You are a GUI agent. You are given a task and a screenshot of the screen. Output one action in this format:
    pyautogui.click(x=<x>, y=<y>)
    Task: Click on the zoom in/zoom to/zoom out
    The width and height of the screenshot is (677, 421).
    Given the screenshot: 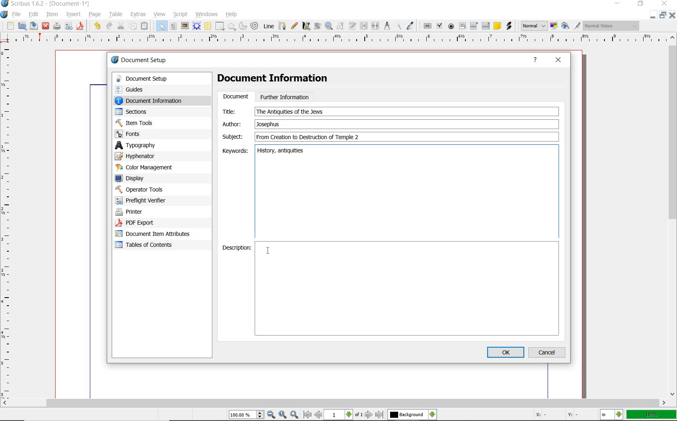 What is the action you would take?
    pyautogui.click(x=265, y=415)
    